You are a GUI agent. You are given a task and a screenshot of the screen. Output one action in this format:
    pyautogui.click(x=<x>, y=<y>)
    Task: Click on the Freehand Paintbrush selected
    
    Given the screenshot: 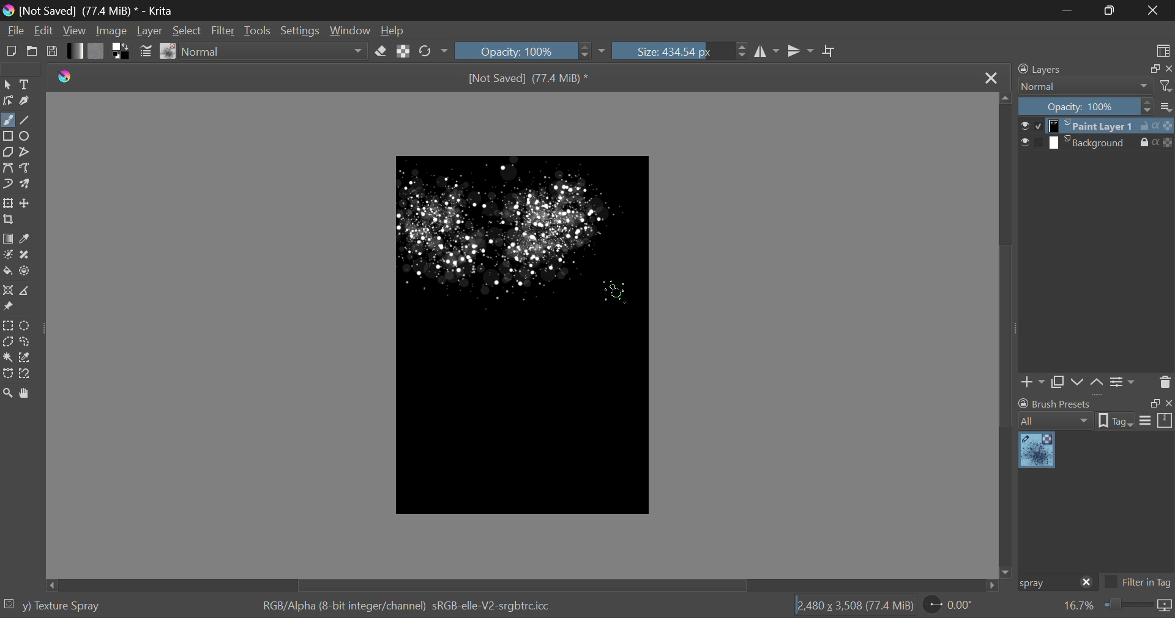 What is the action you would take?
    pyautogui.click(x=7, y=121)
    